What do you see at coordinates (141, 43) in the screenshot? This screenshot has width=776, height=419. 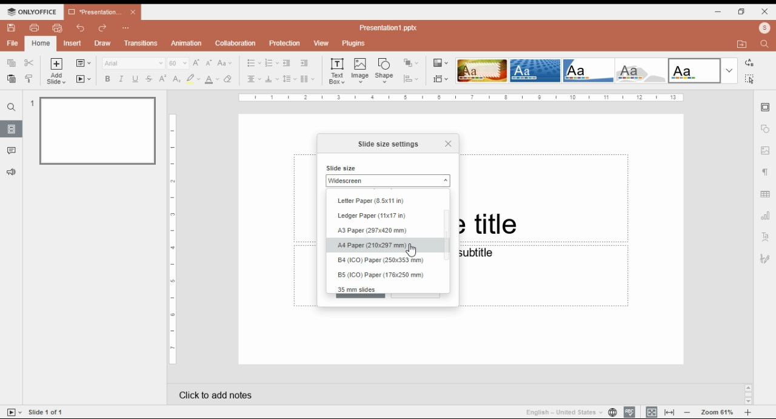 I see `transitions` at bounding box center [141, 43].